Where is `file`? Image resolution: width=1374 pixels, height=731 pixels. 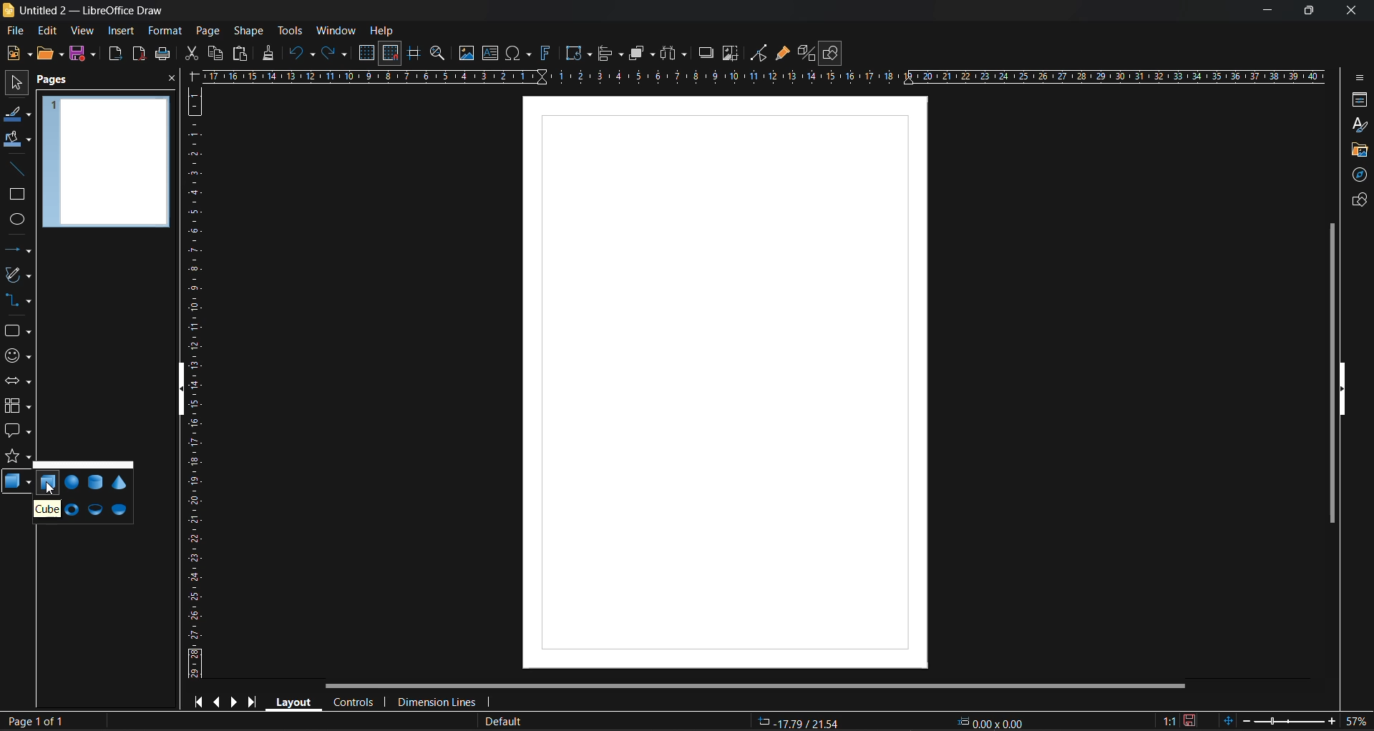
file is located at coordinates (20, 30).